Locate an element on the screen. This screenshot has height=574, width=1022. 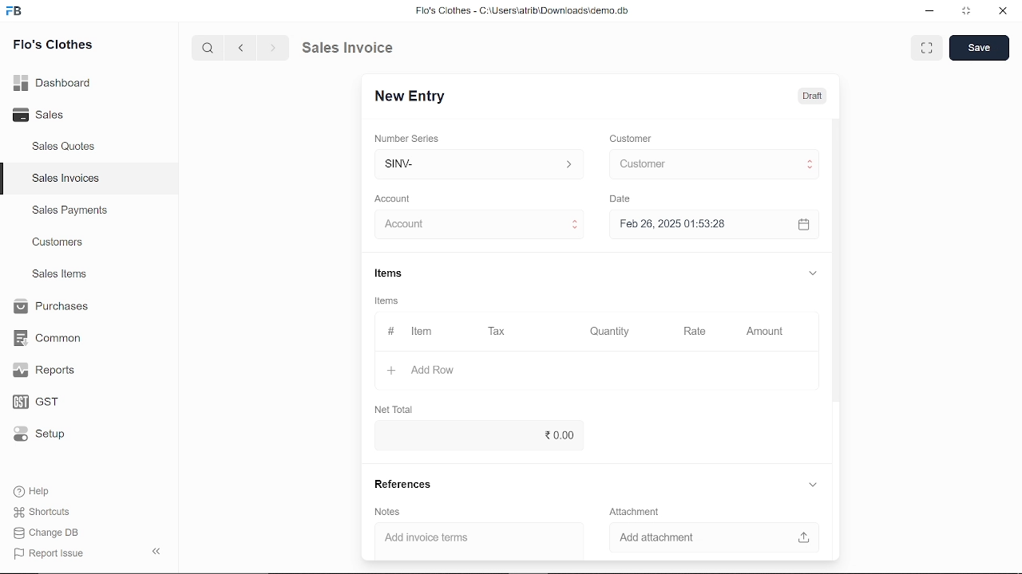
Items is located at coordinates (387, 275).